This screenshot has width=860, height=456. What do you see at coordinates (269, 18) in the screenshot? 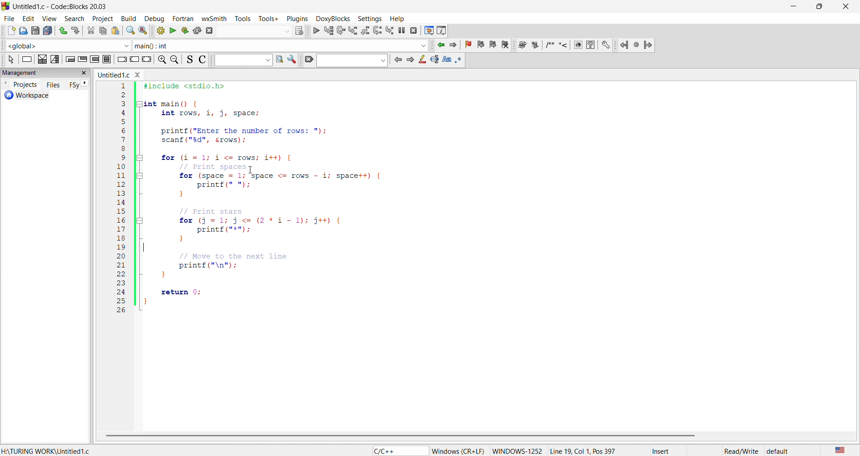
I see `tools+` at bounding box center [269, 18].